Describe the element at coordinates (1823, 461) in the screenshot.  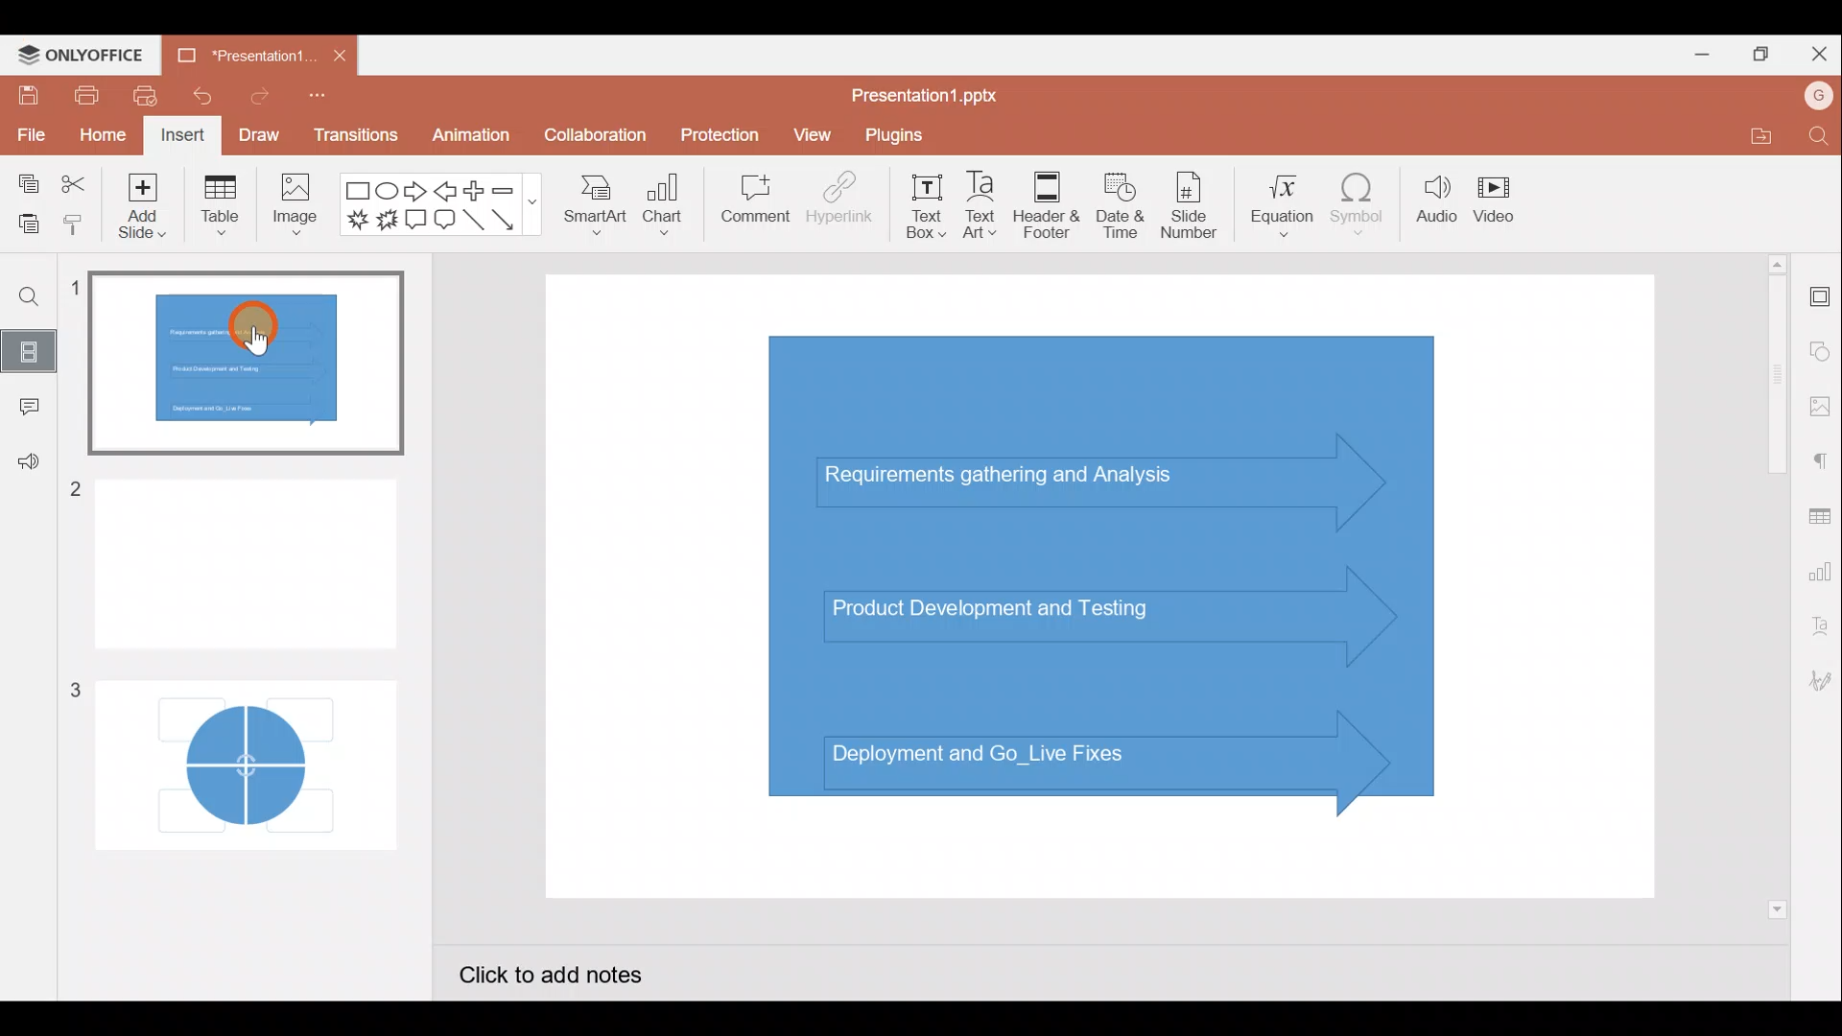
I see `Paragraph settings` at that location.